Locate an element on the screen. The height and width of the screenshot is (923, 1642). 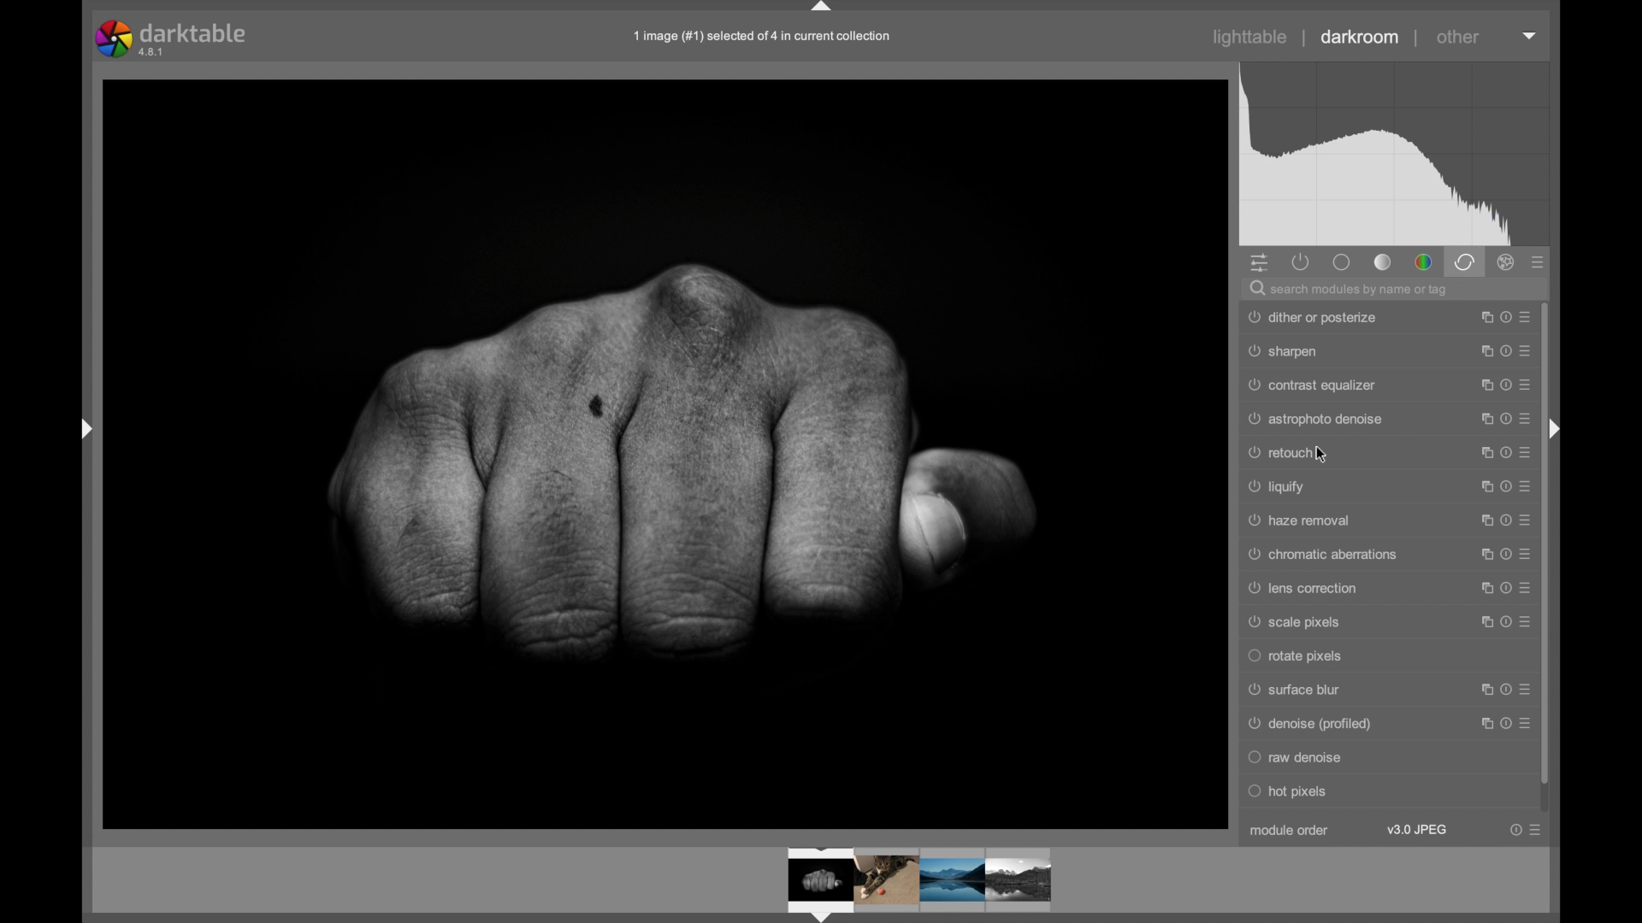
module order is located at coordinates (1287, 830).